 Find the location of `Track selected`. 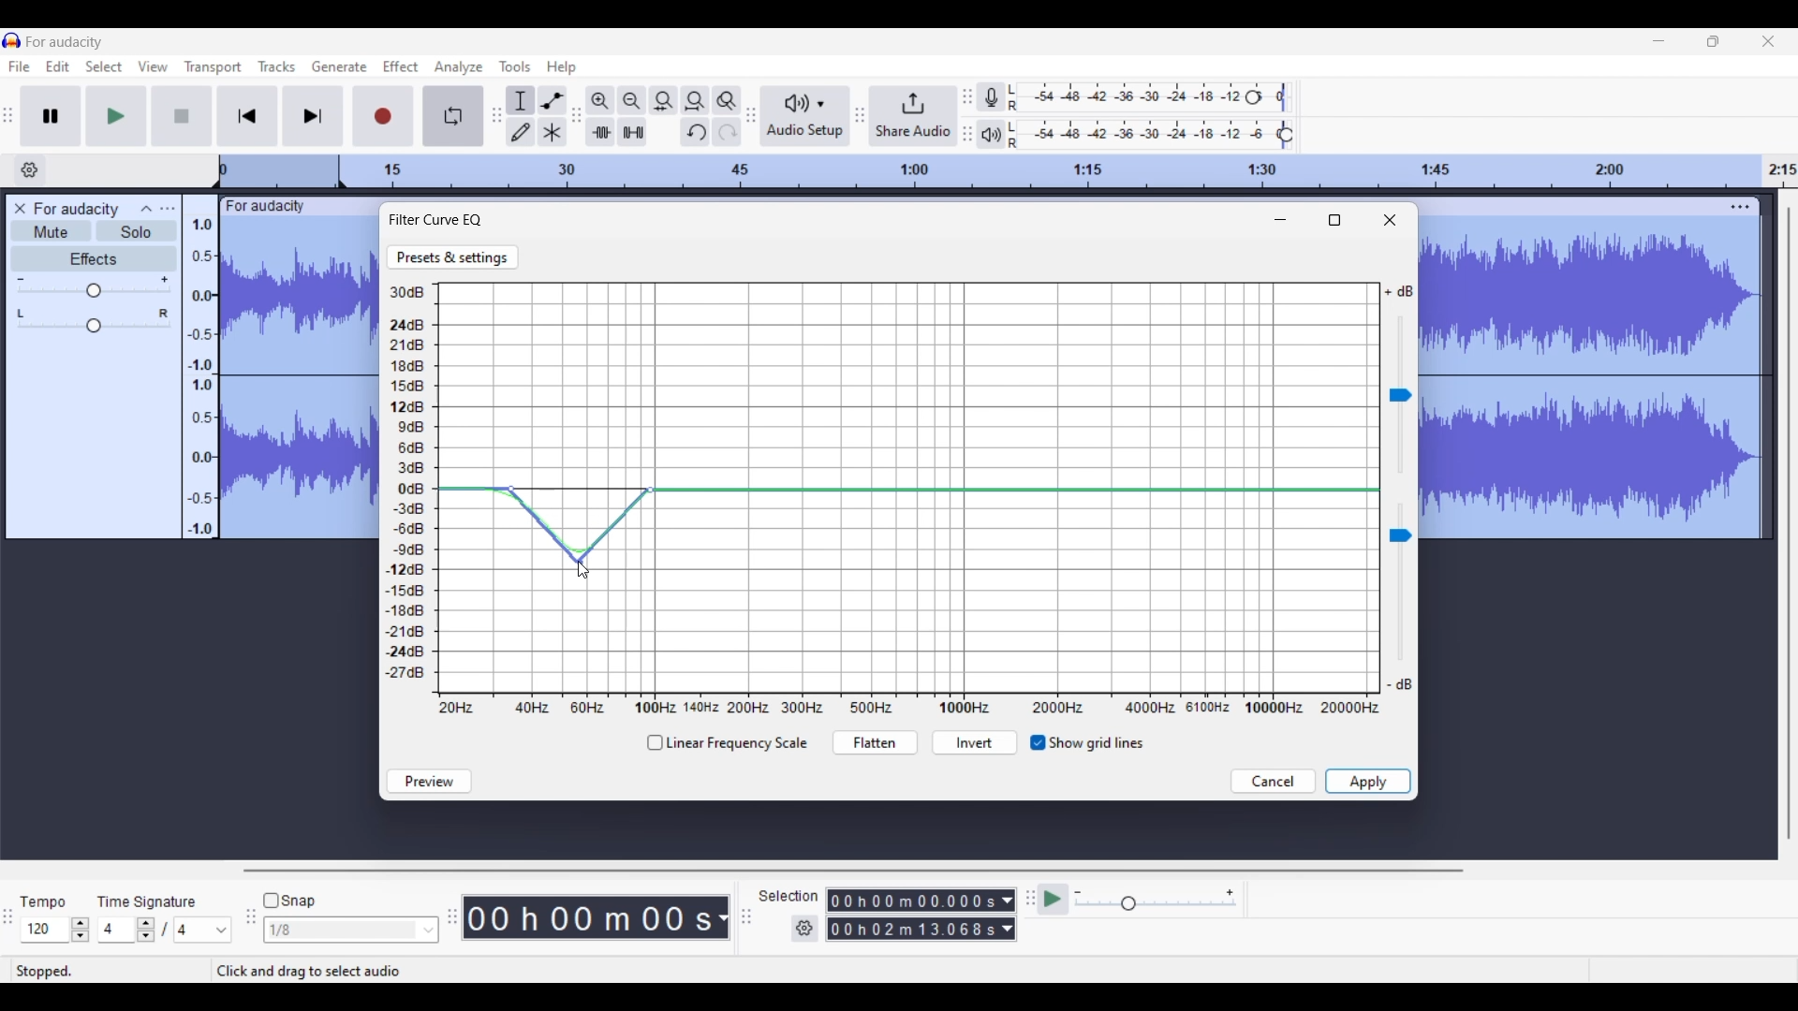

Track selected is located at coordinates (300, 379).